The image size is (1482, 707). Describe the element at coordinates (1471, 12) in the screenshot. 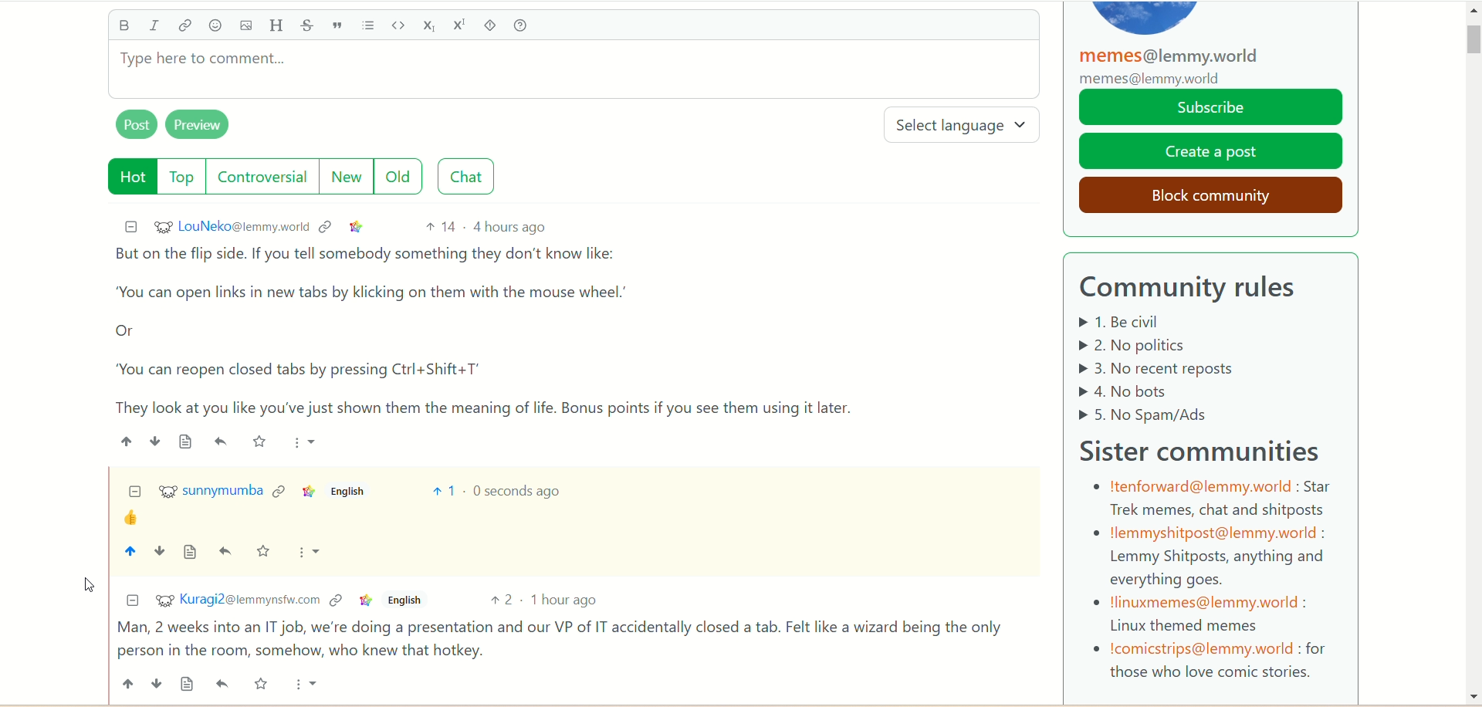

I see `Scroll up arrow` at that location.